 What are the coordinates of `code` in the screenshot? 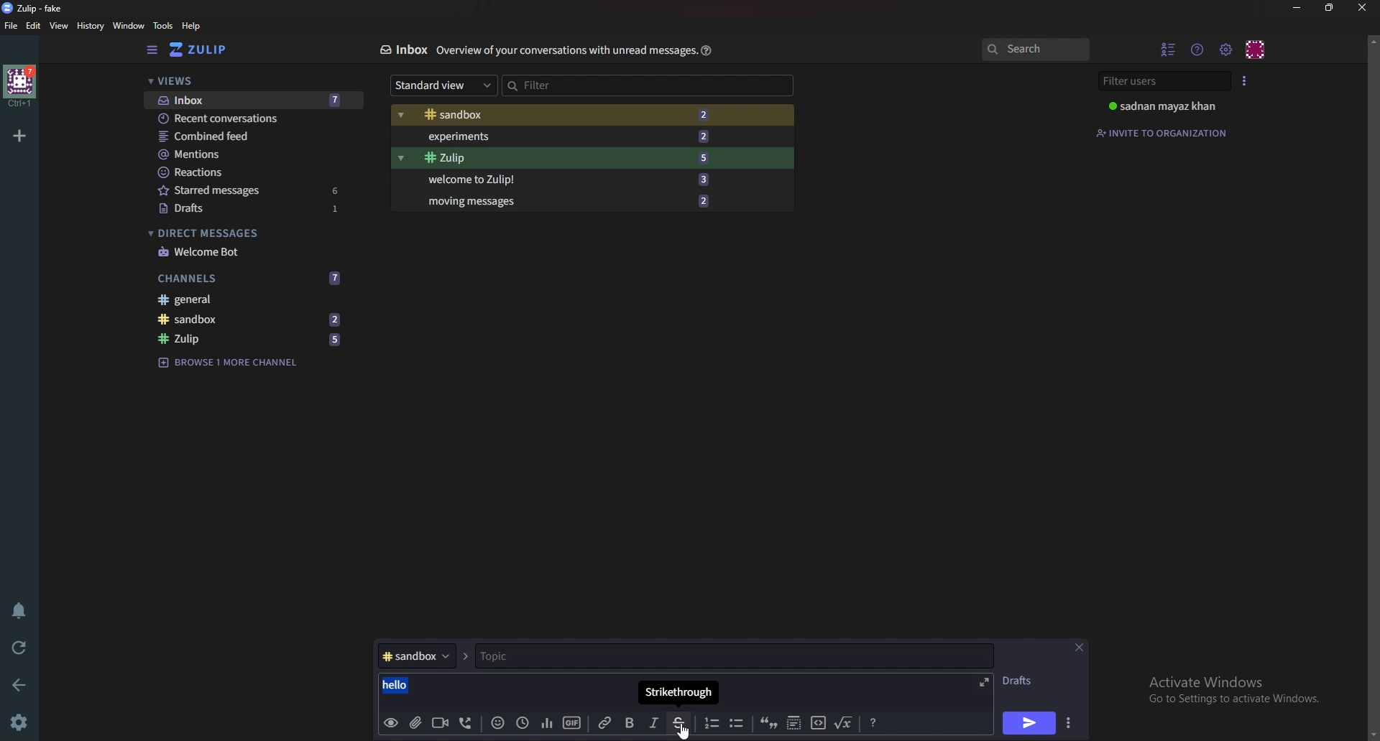 It's located at (816, 724).